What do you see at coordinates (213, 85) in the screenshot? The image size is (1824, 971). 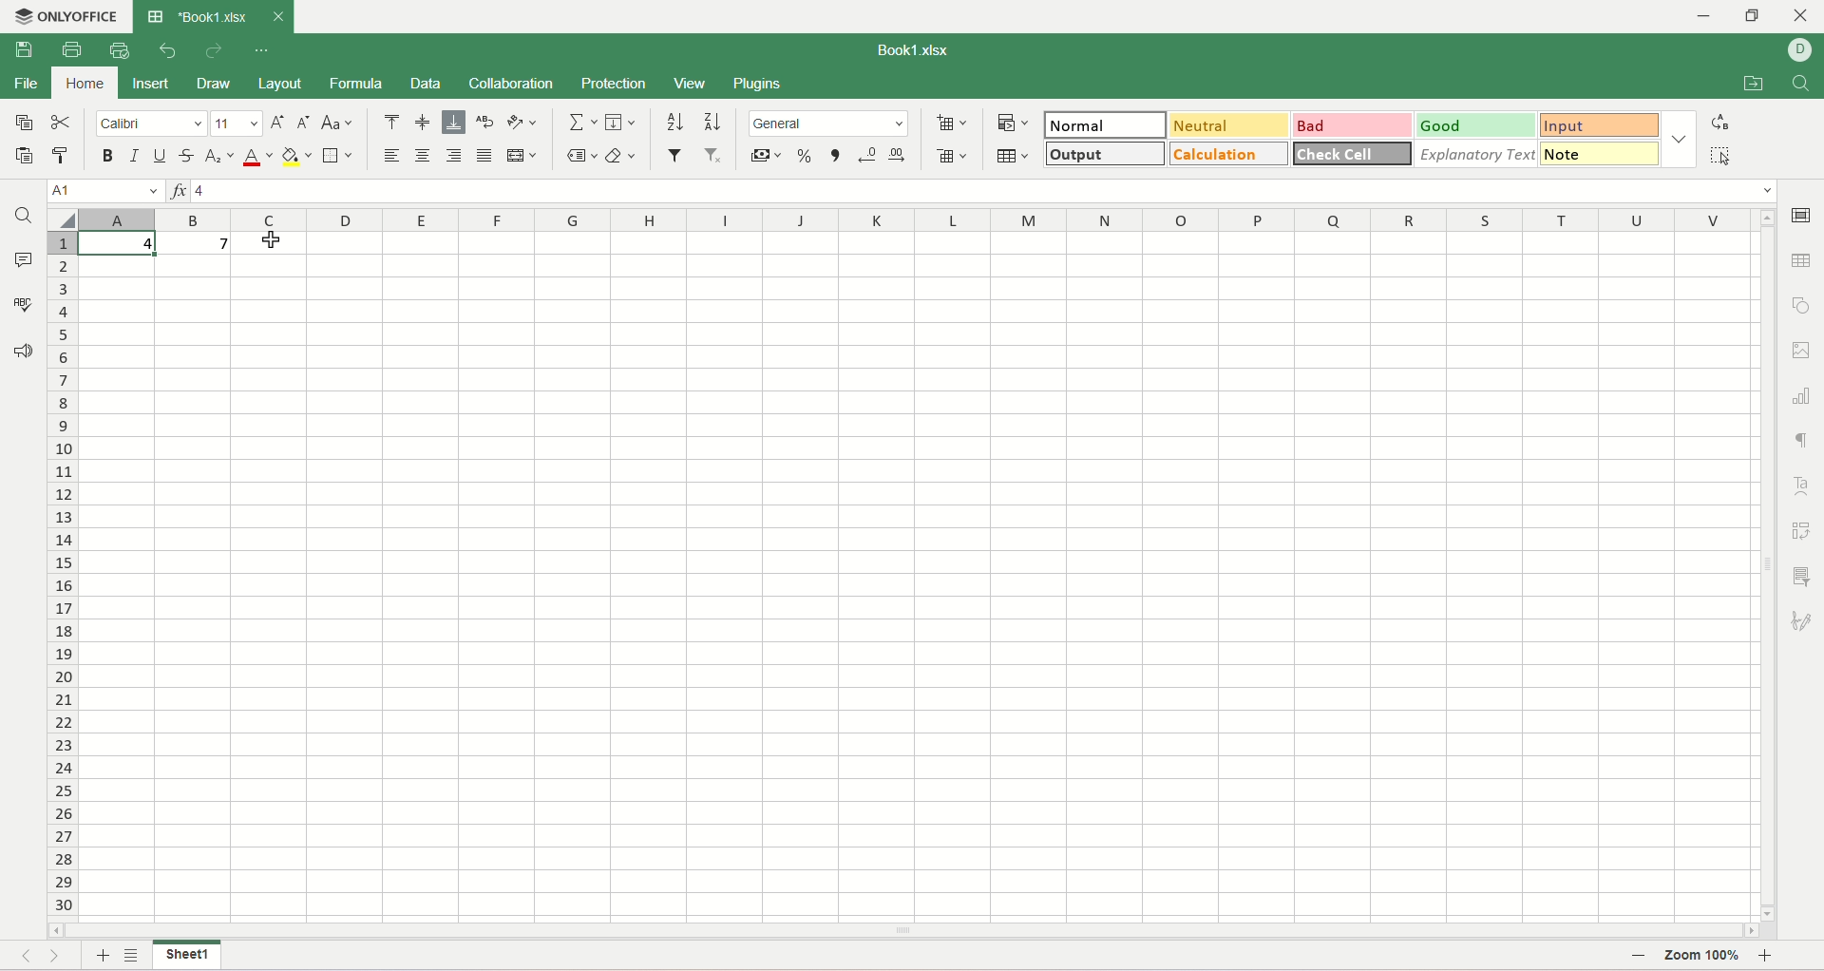 I see `draw` at bounding box center [213, 85].